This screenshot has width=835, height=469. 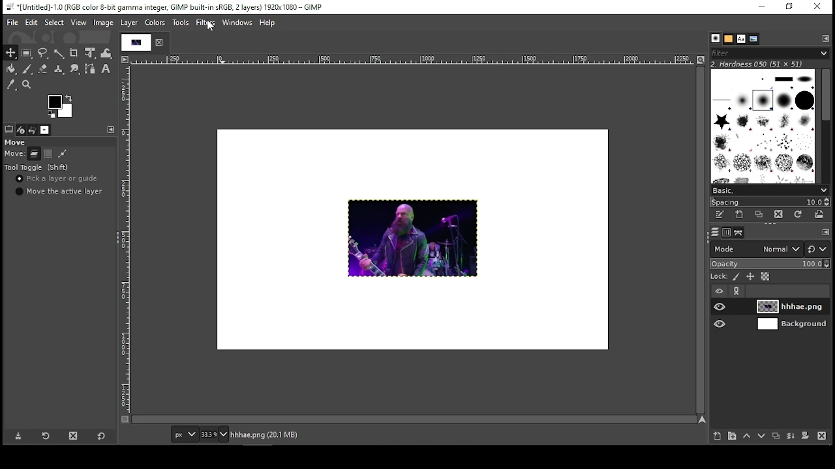 What do you see at coordinates (793, 325) in the screenshot?
I see `layer ` at bounding box center [793, 325].